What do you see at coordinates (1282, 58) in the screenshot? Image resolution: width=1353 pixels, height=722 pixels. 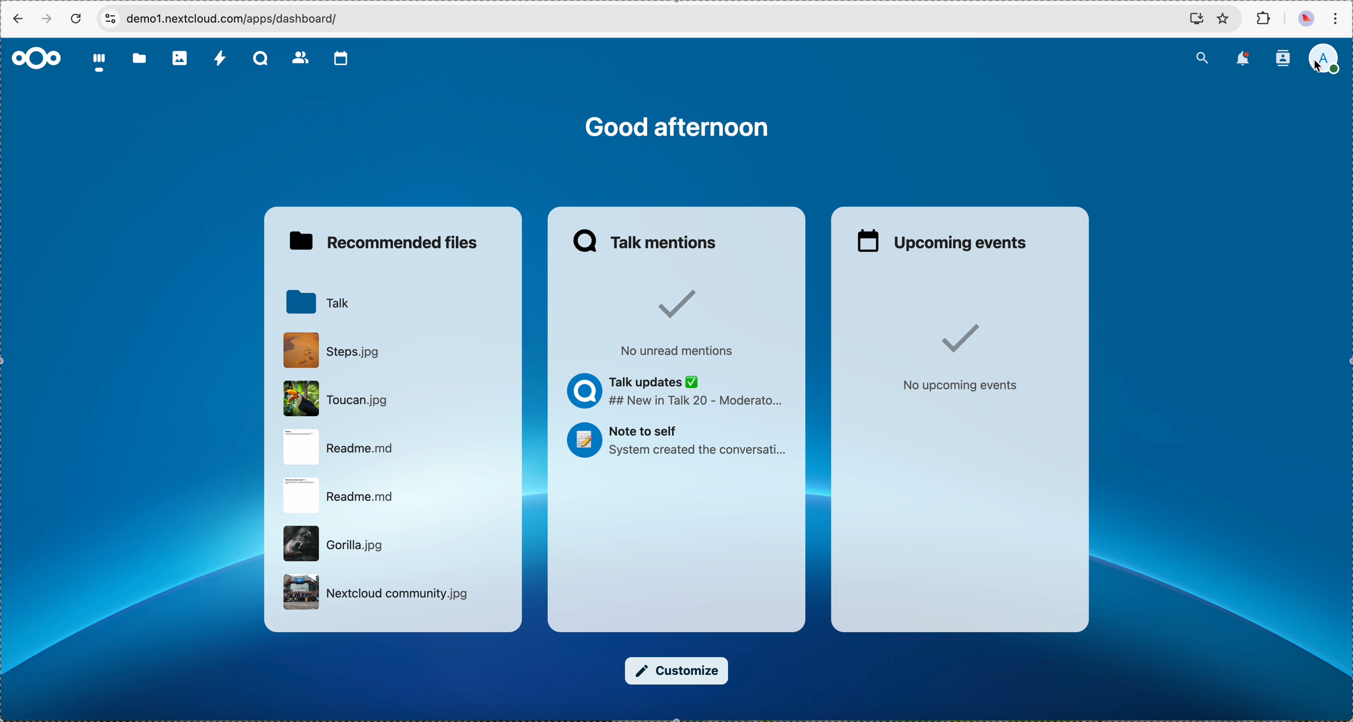 I see `contacts` at bounding box center [1282, 58].